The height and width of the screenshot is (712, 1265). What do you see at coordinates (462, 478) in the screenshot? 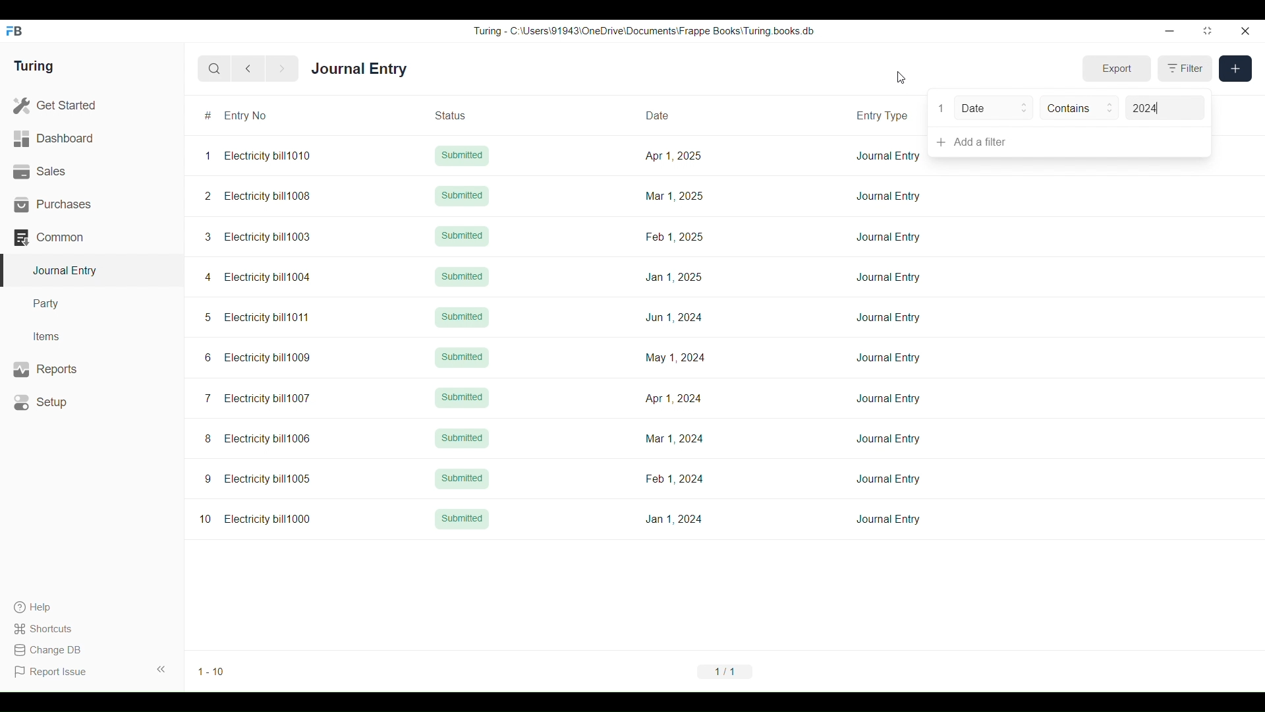
I see `Submitted` at bounding box center [462, 478].